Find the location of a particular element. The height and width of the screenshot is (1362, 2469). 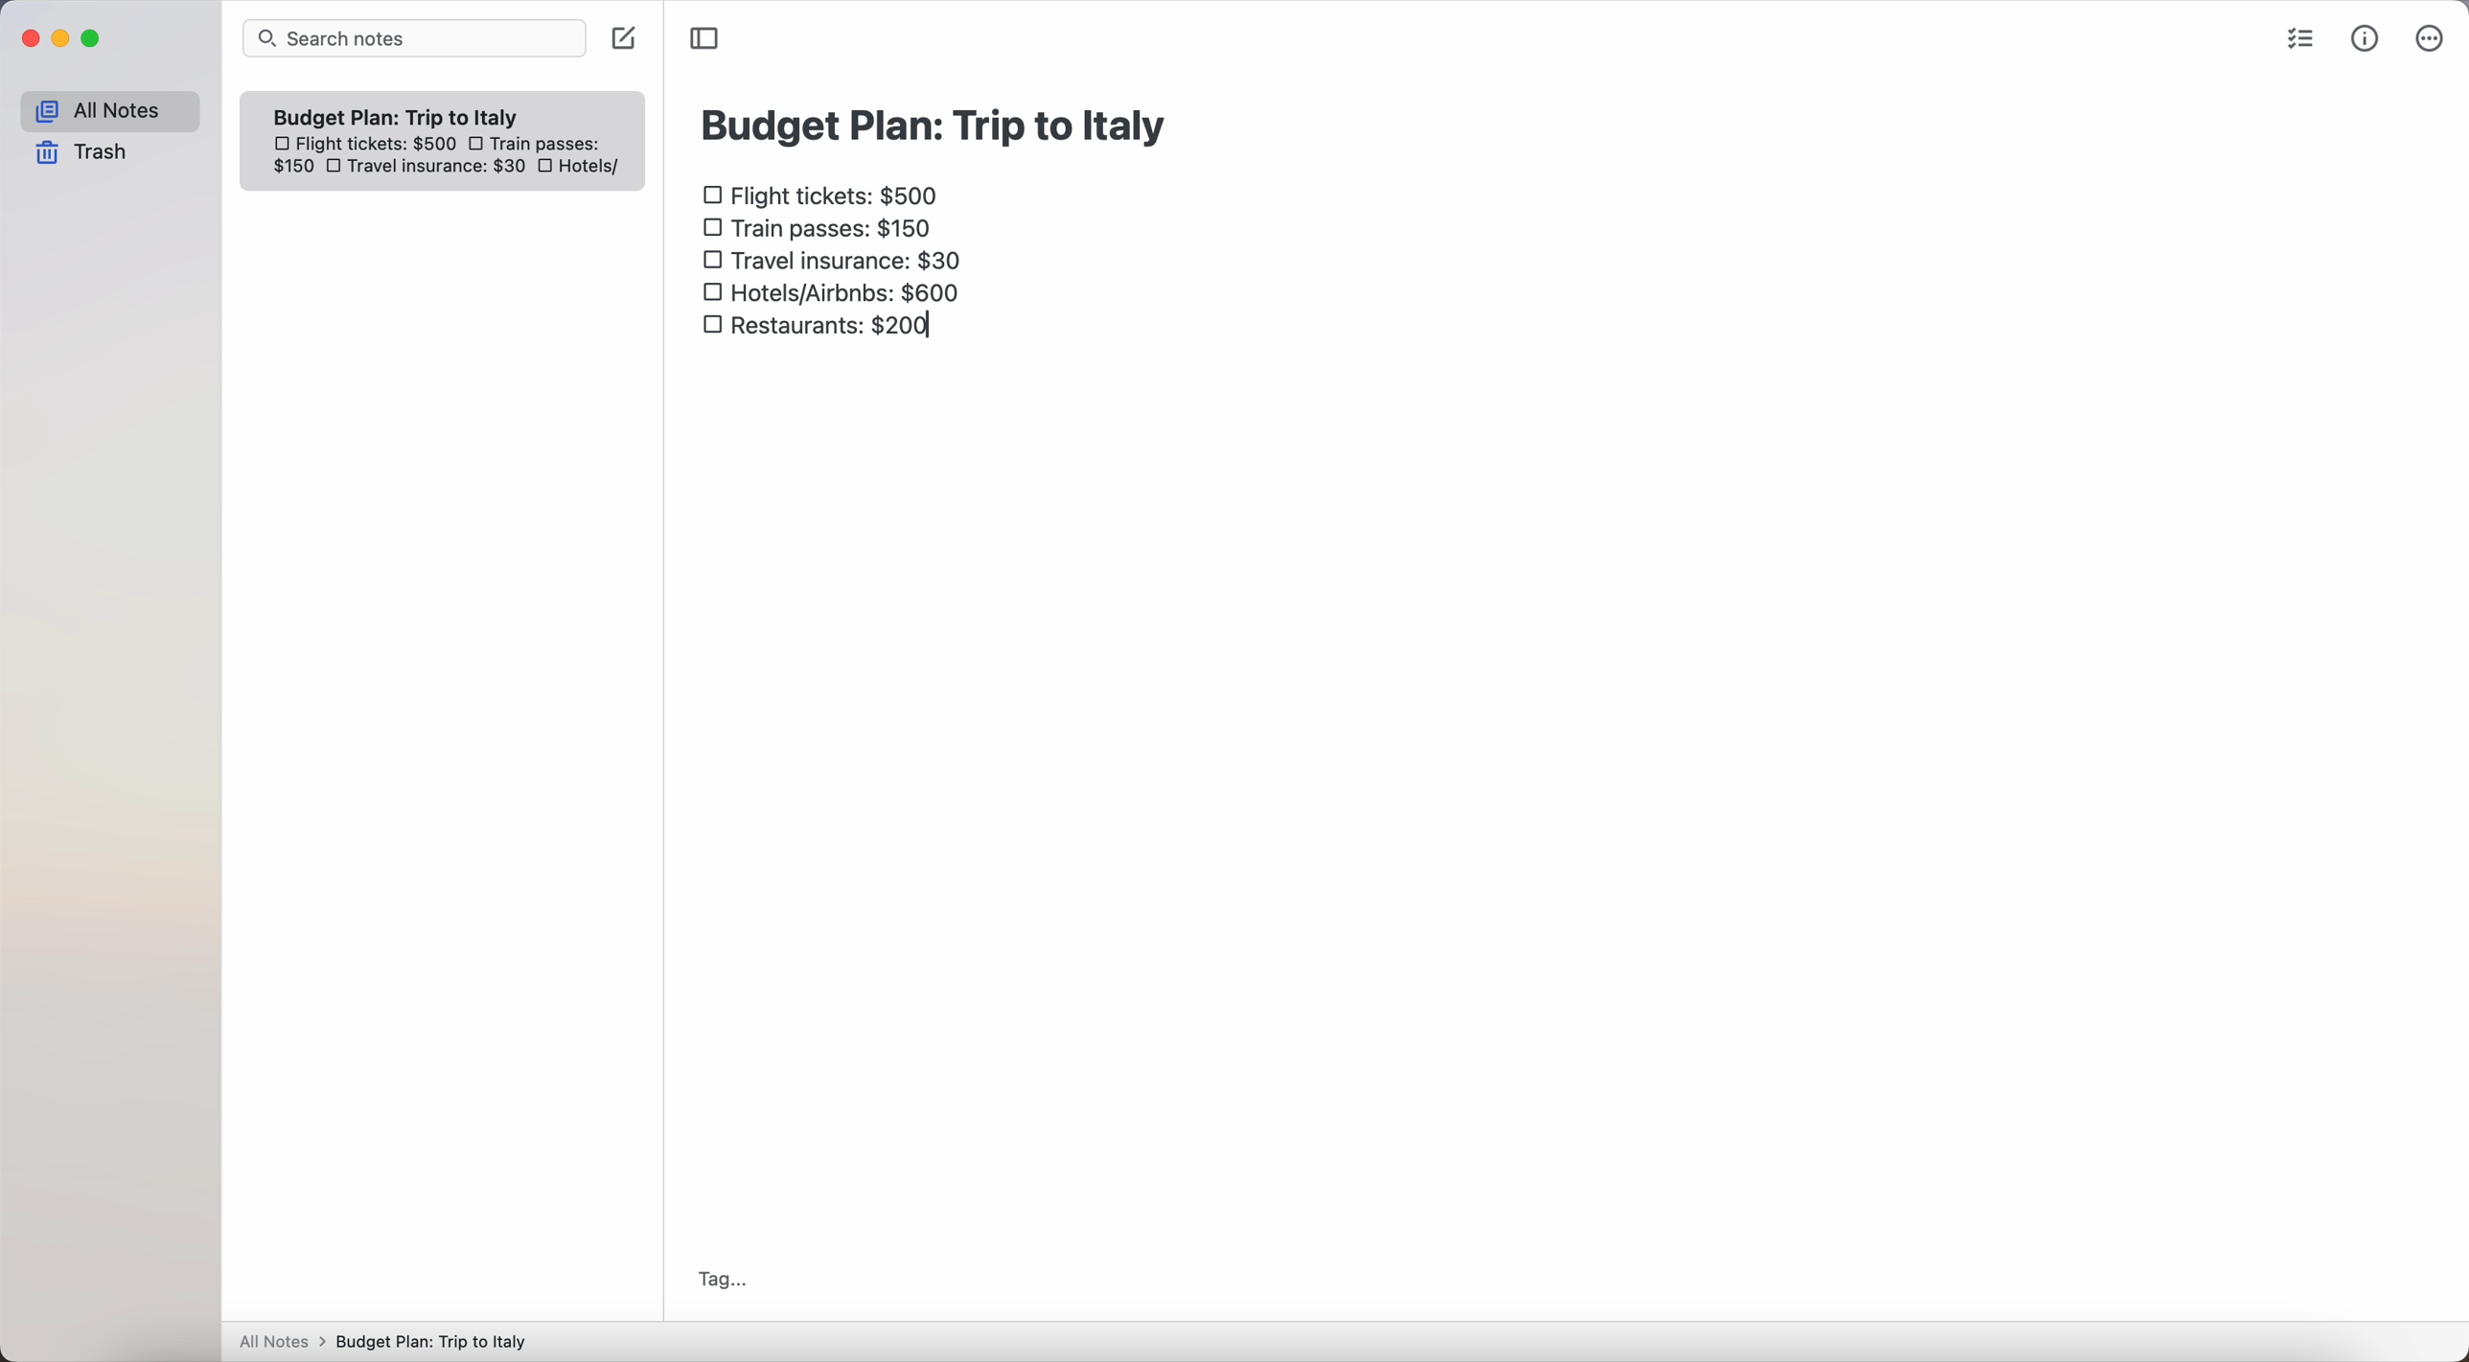

create note is located at coordinates (622, 40).